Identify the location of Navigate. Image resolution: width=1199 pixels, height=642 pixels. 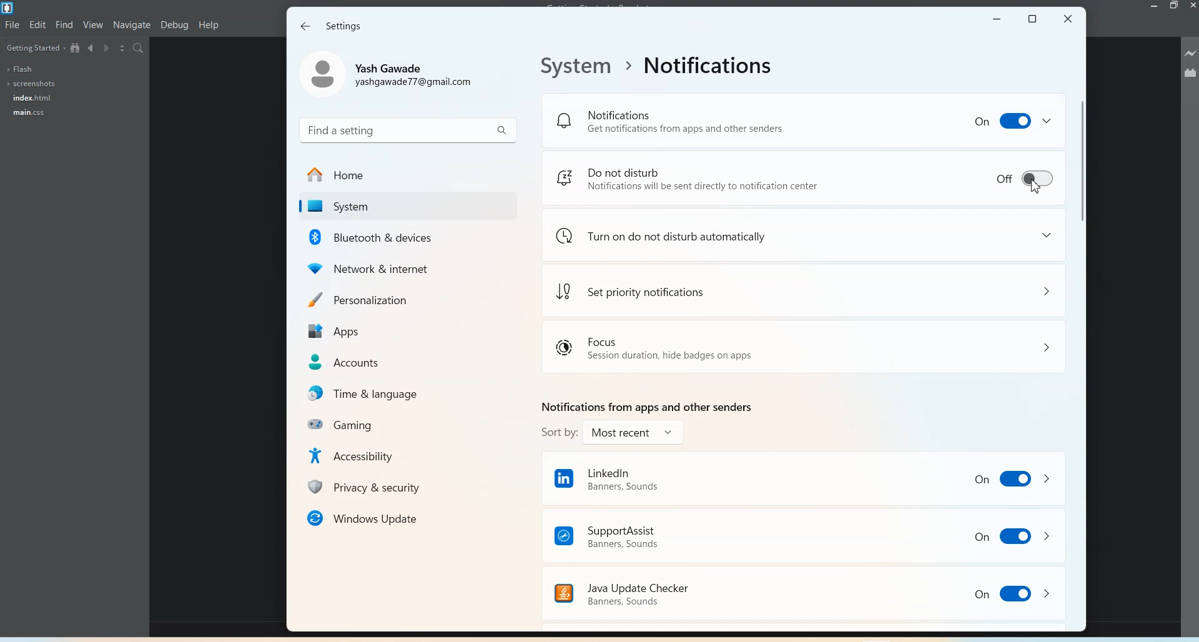
(132, 25).